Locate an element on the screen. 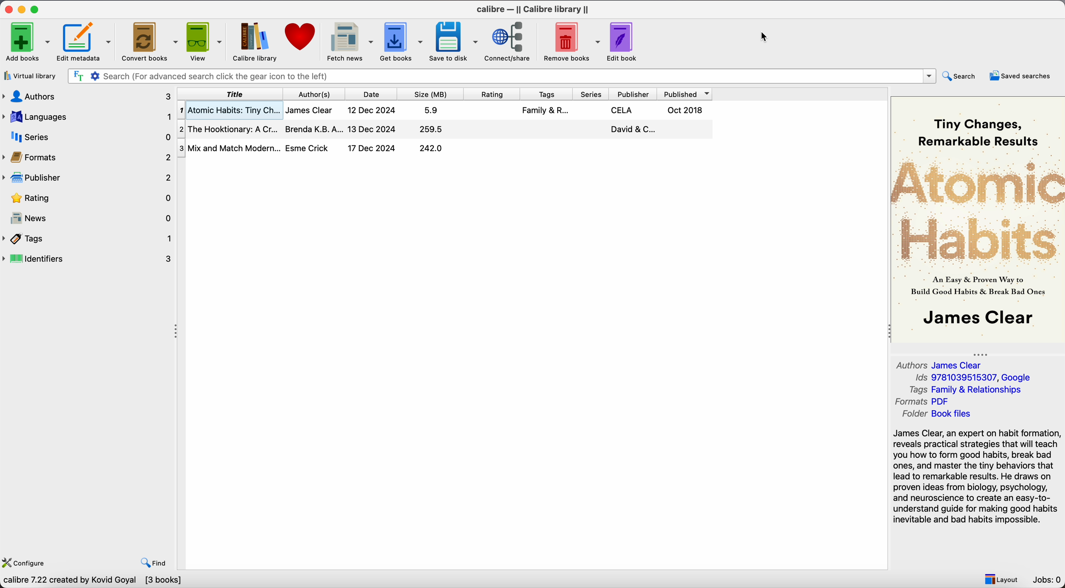 This screenshot has height=588, width=1065. Formats Pdf is located at coordinates (924, 402).